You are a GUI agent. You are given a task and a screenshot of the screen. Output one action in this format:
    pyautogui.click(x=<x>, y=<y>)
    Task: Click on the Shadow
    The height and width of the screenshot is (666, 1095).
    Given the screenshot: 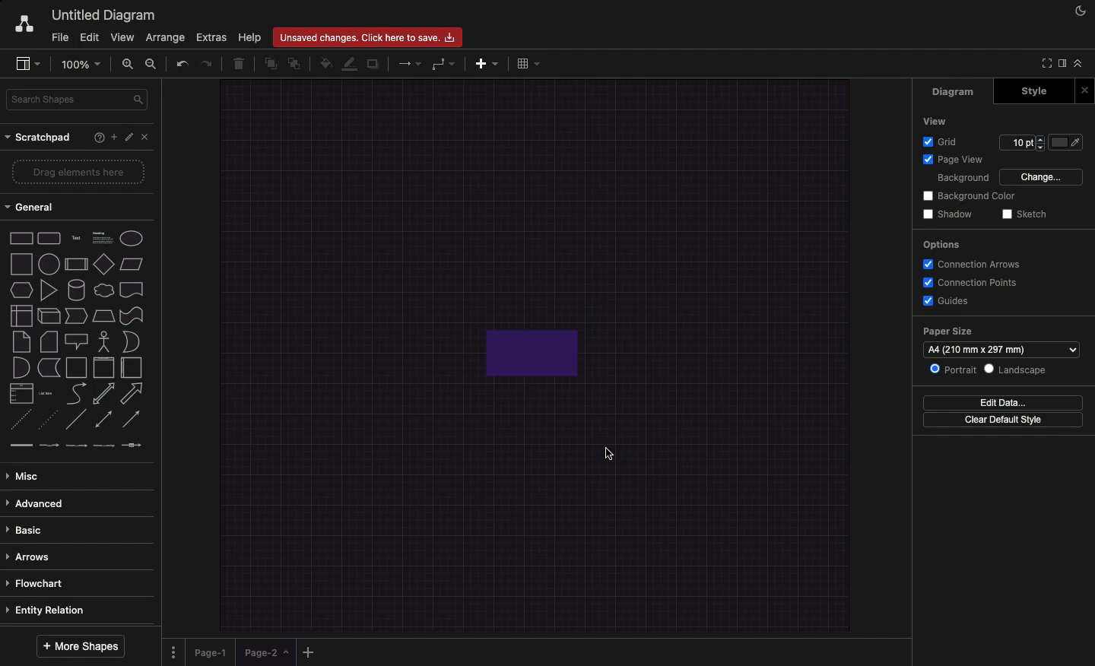 What is the action you would take?
    pyautogui.click(x=950, y=214)
    